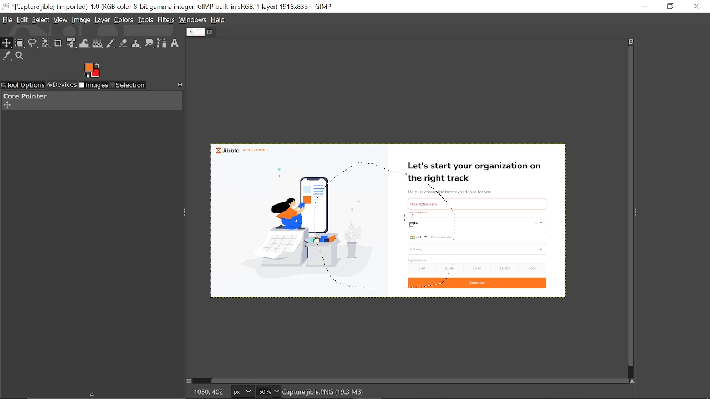  I want to click on Devices, so click(61, 85).